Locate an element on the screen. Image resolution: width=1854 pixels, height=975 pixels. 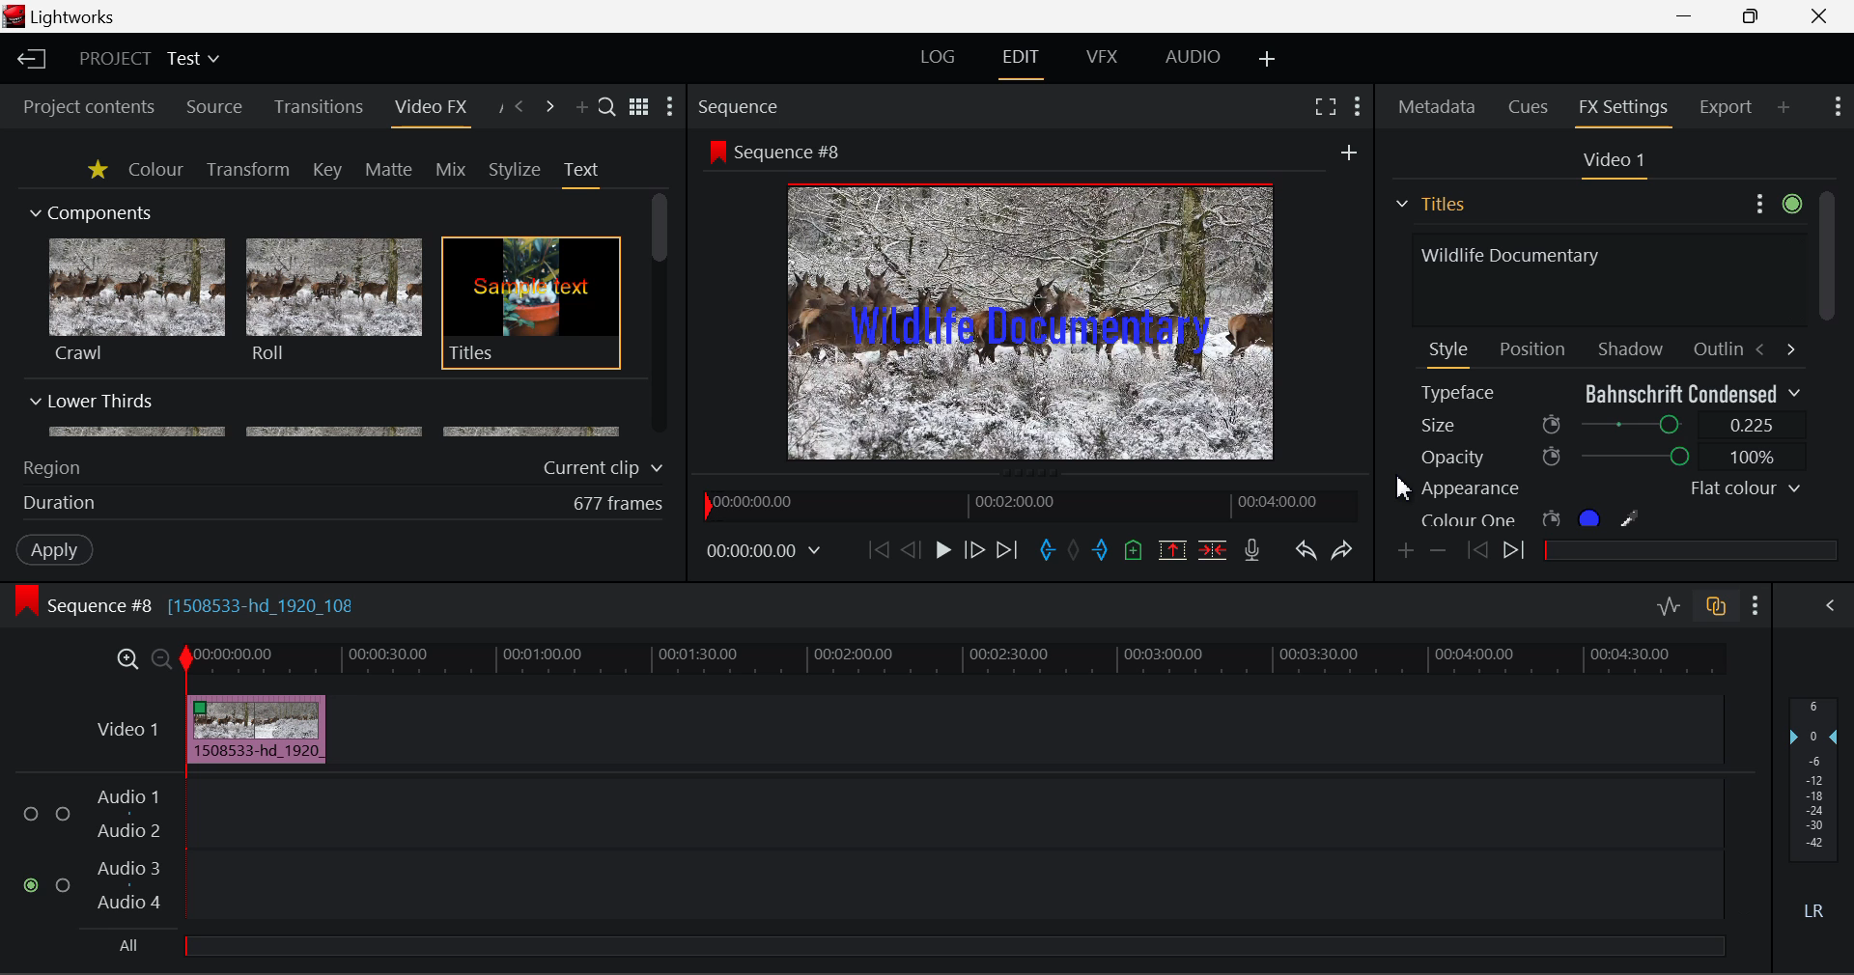
Mix is located at coordinates (450, 171).